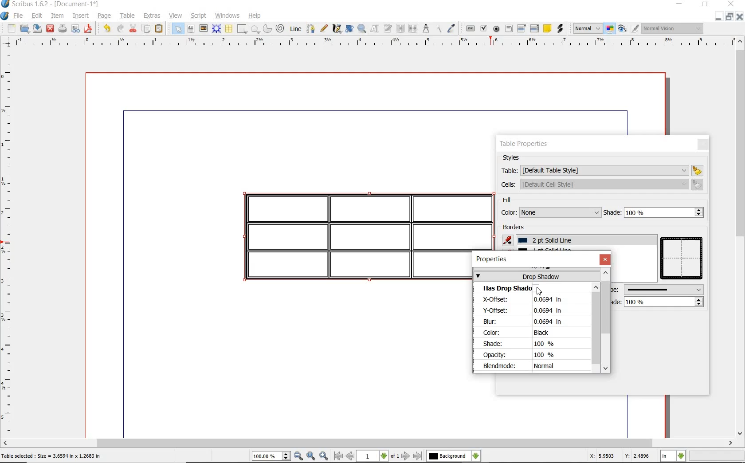 This screenshot has width=745, height=463. I want to click on zoom factor, so click(717, 457).